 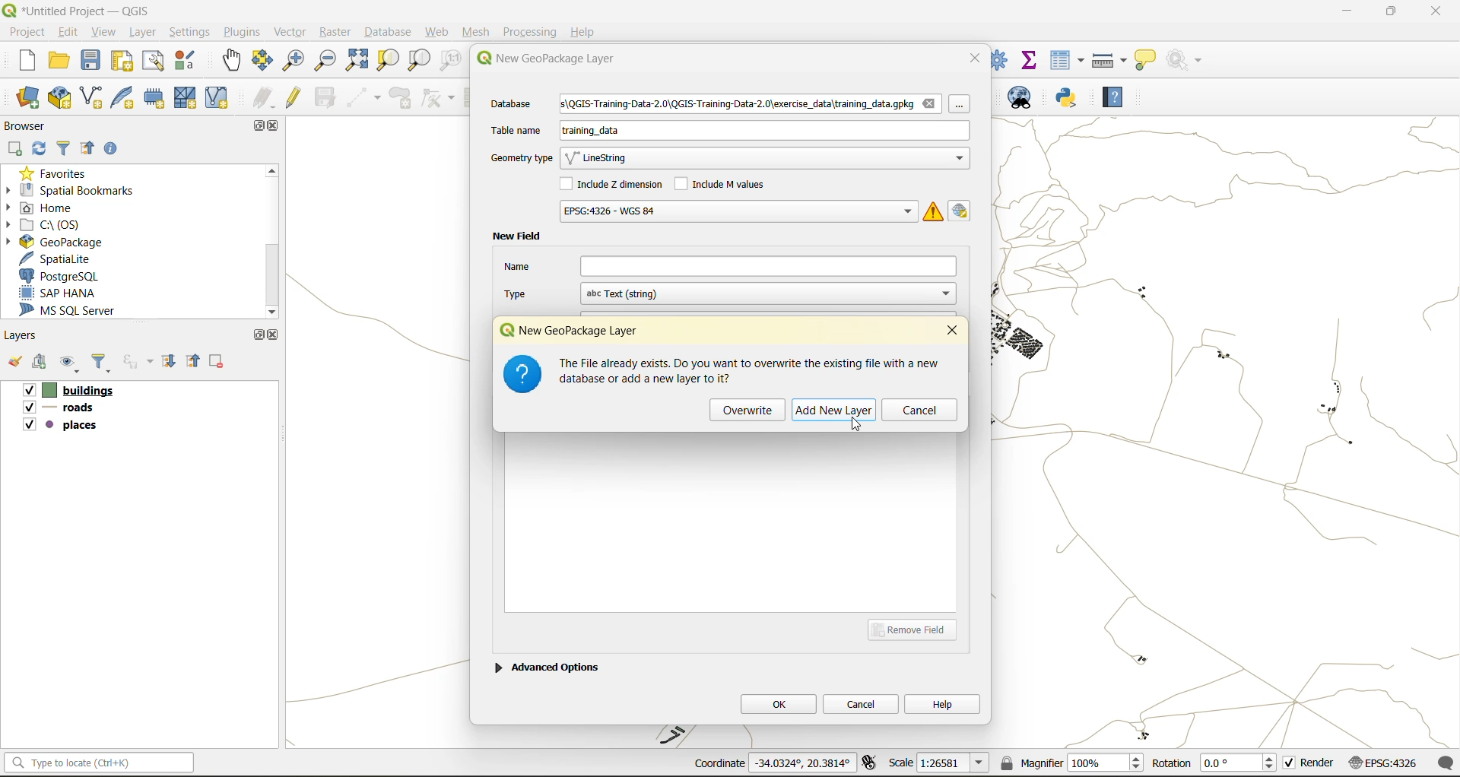 I want to click on include m values, so click(x=724, y=182).